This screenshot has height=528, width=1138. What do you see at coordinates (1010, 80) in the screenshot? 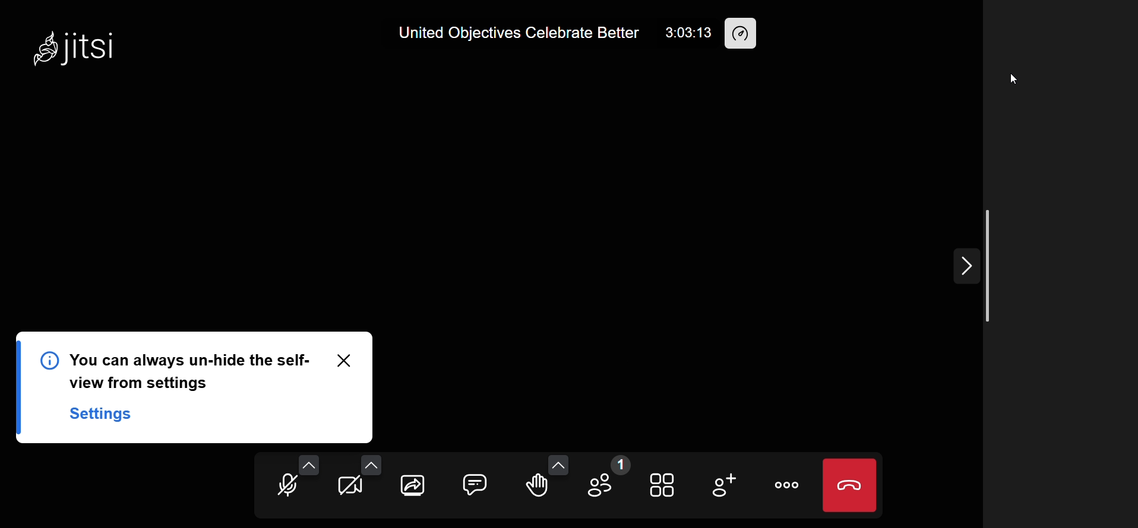
I see `cursor` at bounding box center [1010, 80].